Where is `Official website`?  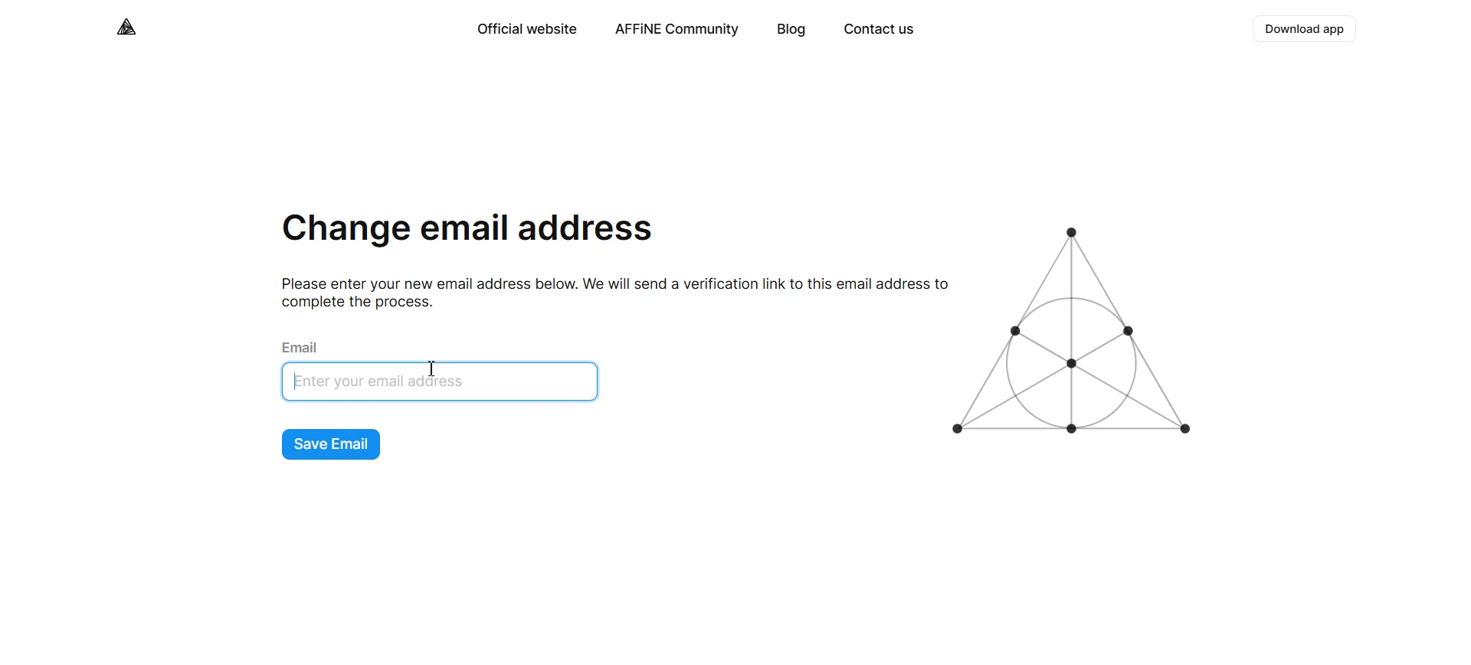 Official website is located at coordinates (526, 29).